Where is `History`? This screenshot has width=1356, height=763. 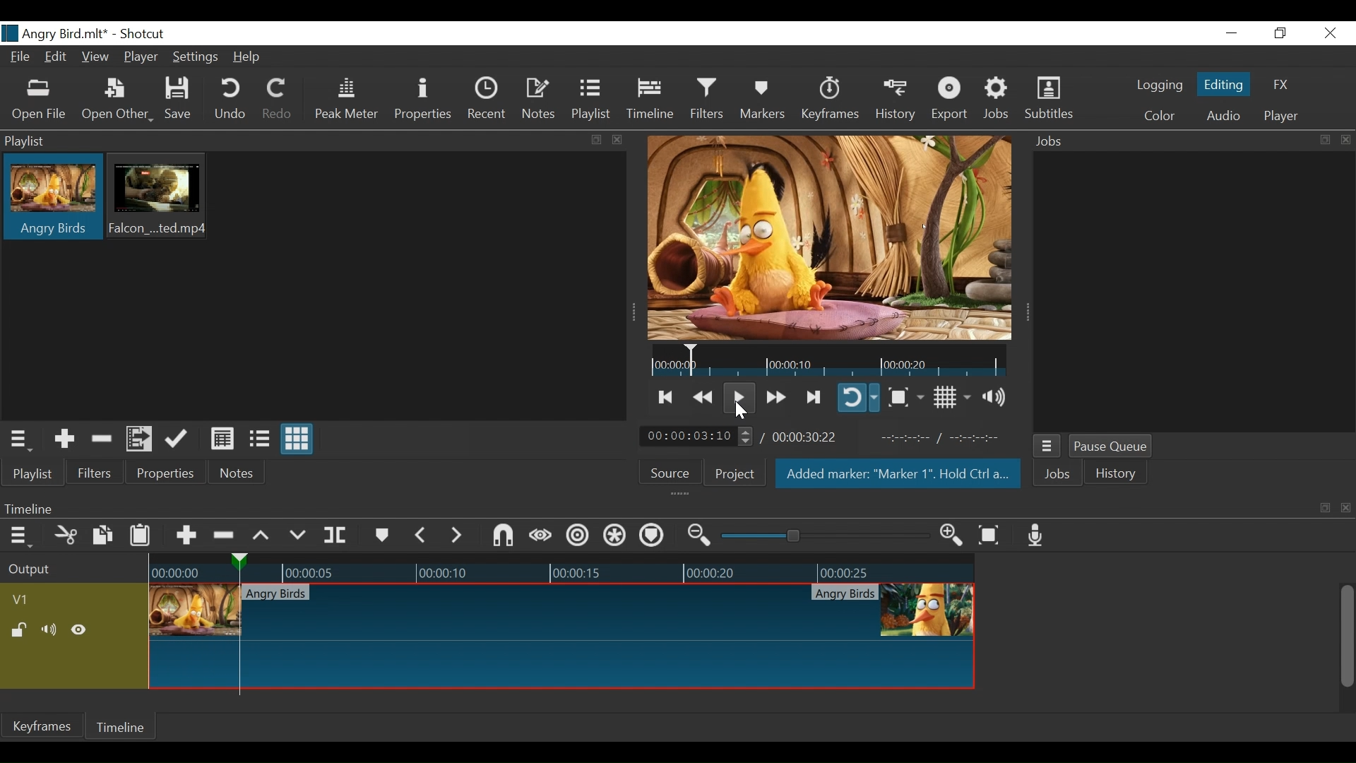
History is located at coordinates (898, 101).